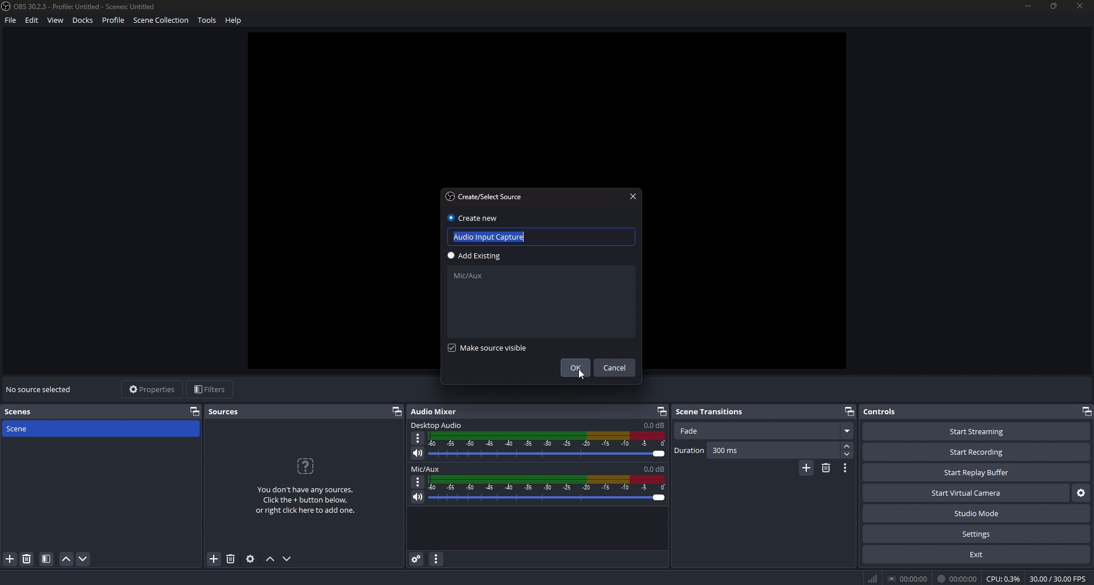 The image size is (1094, 585). What do you see at coordinates (577, 367) in the screenshot?
I see `ok` at bounding box center [577, 367].